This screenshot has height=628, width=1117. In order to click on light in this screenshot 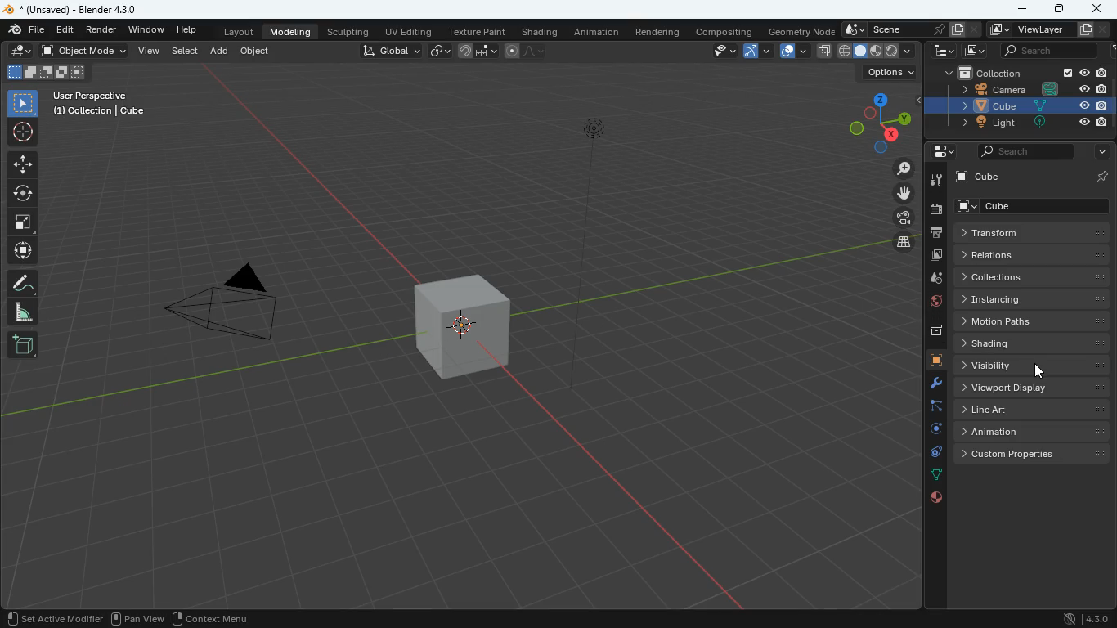, I will do `click(607, 211)`.